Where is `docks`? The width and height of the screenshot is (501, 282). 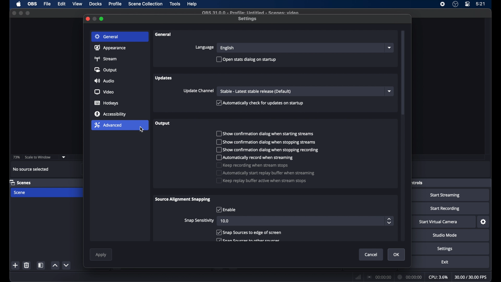 docks is located at coordinates (96, 4).